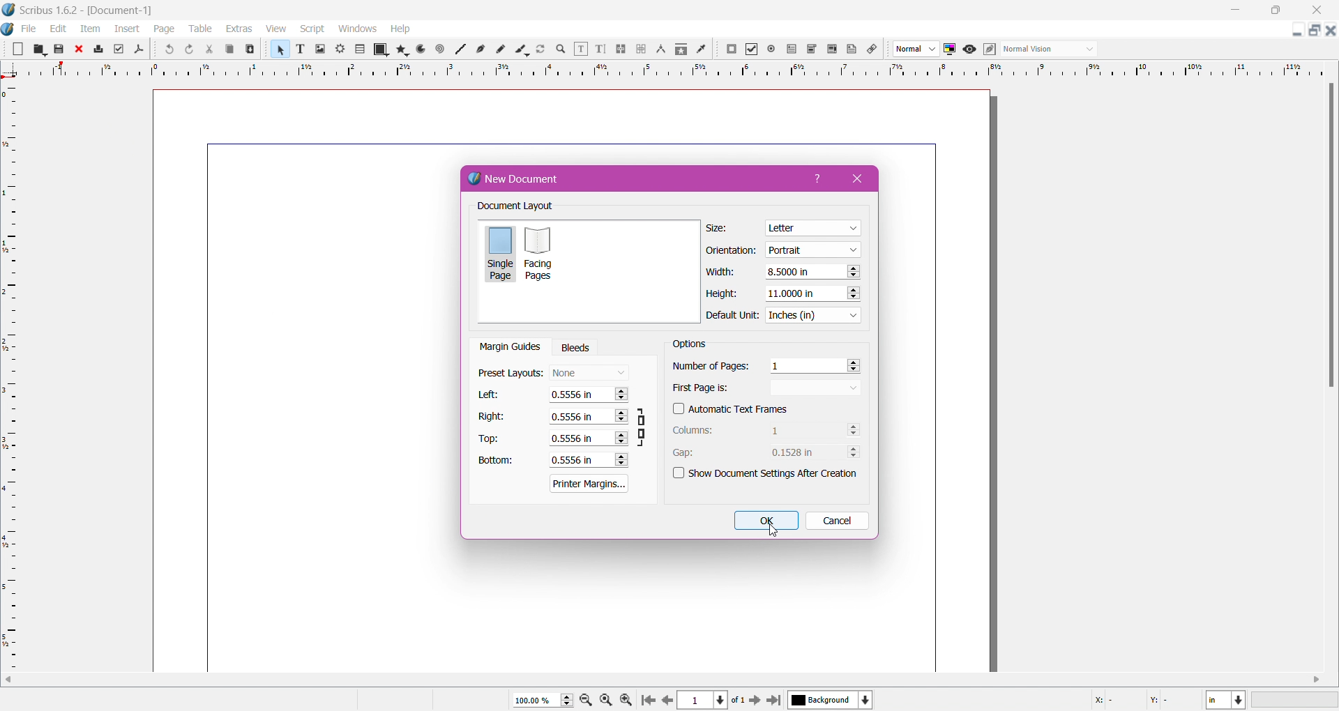  What do you see at coordinates (167, 47) in the screenshot?
I see `icon` at bounding box center [167, 47].